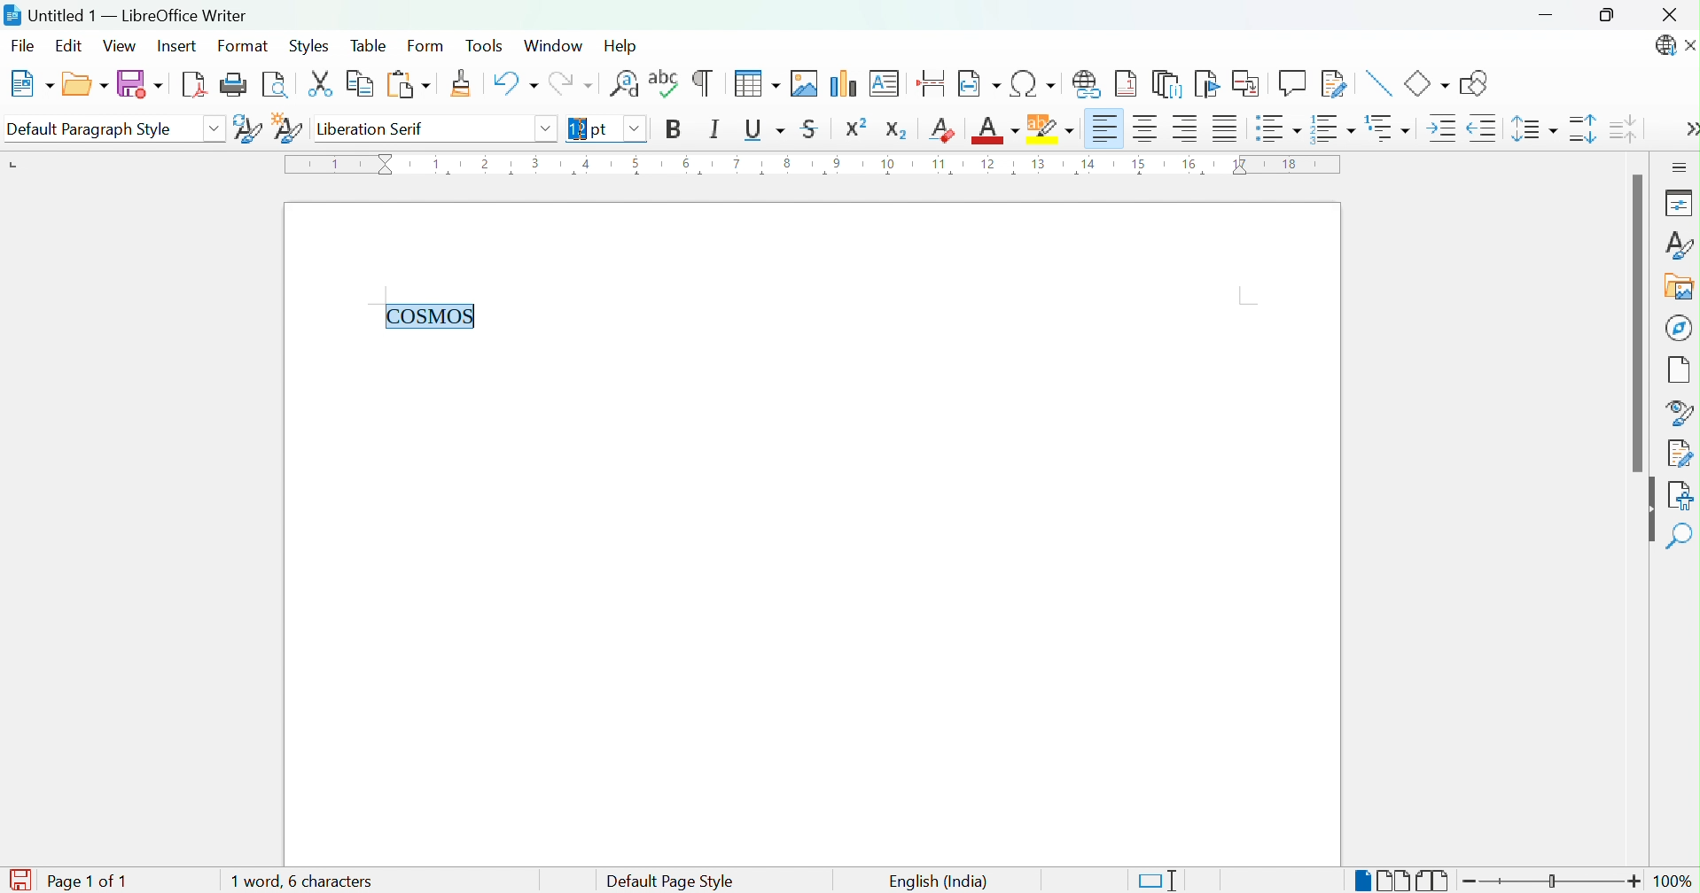 This screenshot has width=1700, height=893. What do you see at coordinates (406, 85) in the screenshot?
I see `Paste` at bounding box center [406, 85].